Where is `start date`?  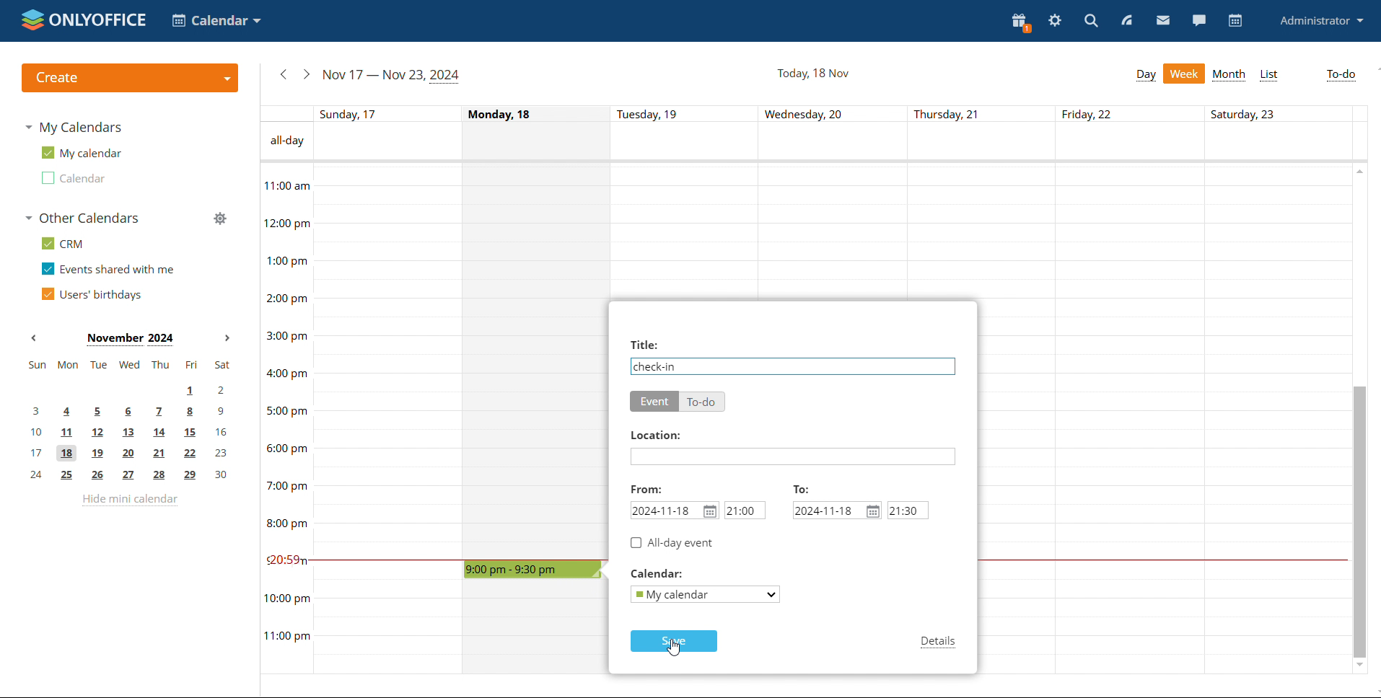 start date is located at coordinates (676, 511).